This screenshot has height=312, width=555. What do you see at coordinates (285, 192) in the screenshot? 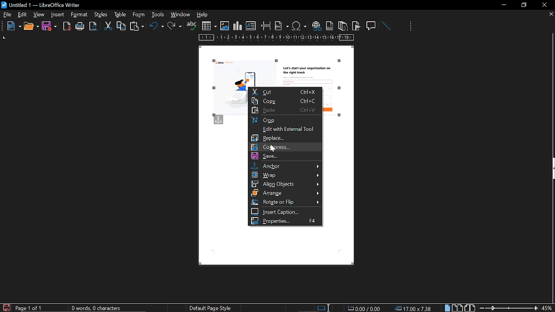
I see `arrange` at bounding box center [285, 192].